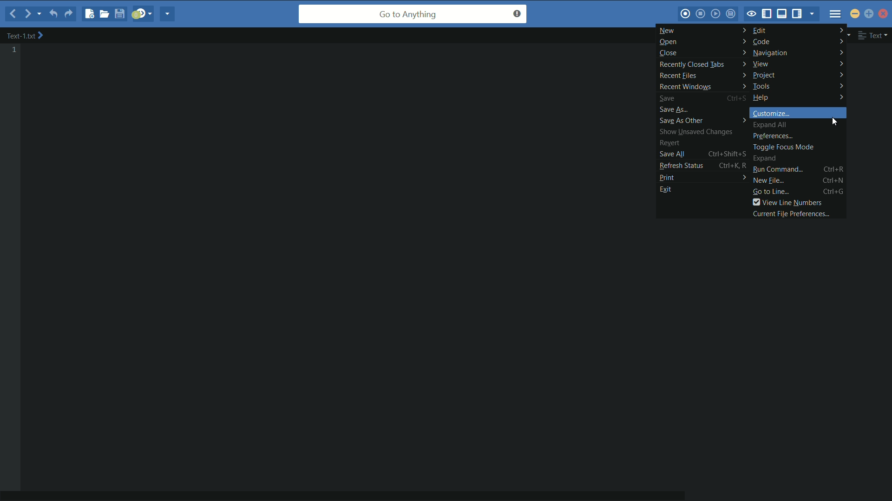 The image size is (892, 501). What do you see at coordinates (767, 13) in the screenshot?
I see `show/hide left pane ` at bounding box center [767, 13].